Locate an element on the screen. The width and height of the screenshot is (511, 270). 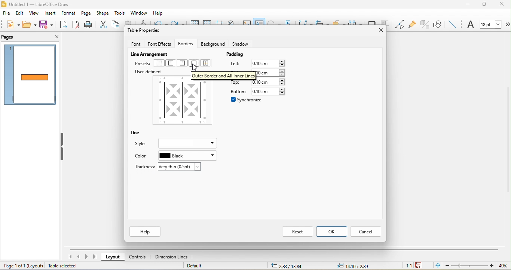
select outer border and all inner line is located at coordinates (194, 65).